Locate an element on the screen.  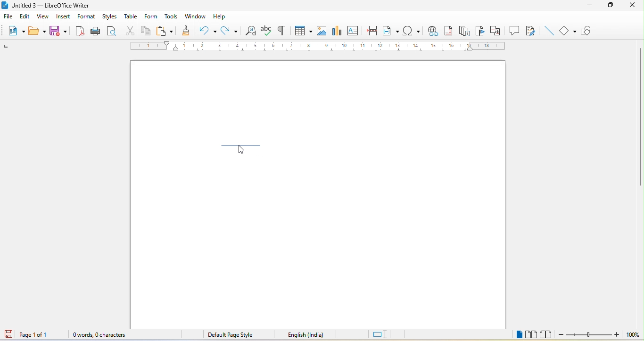
table is located at coordinates (303, 29).